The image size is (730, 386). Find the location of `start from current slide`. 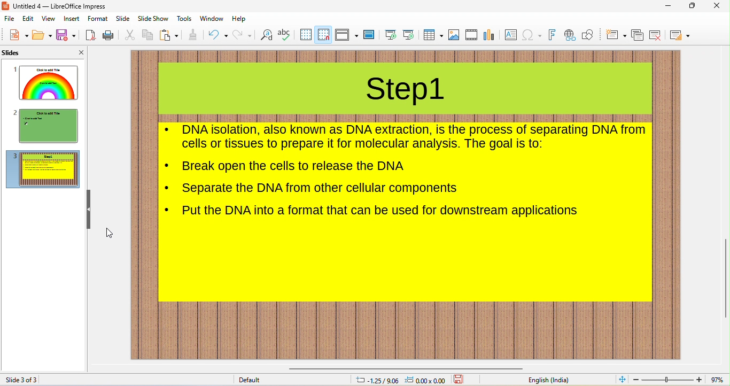

start from current slide is located at coordinates (408, 35).